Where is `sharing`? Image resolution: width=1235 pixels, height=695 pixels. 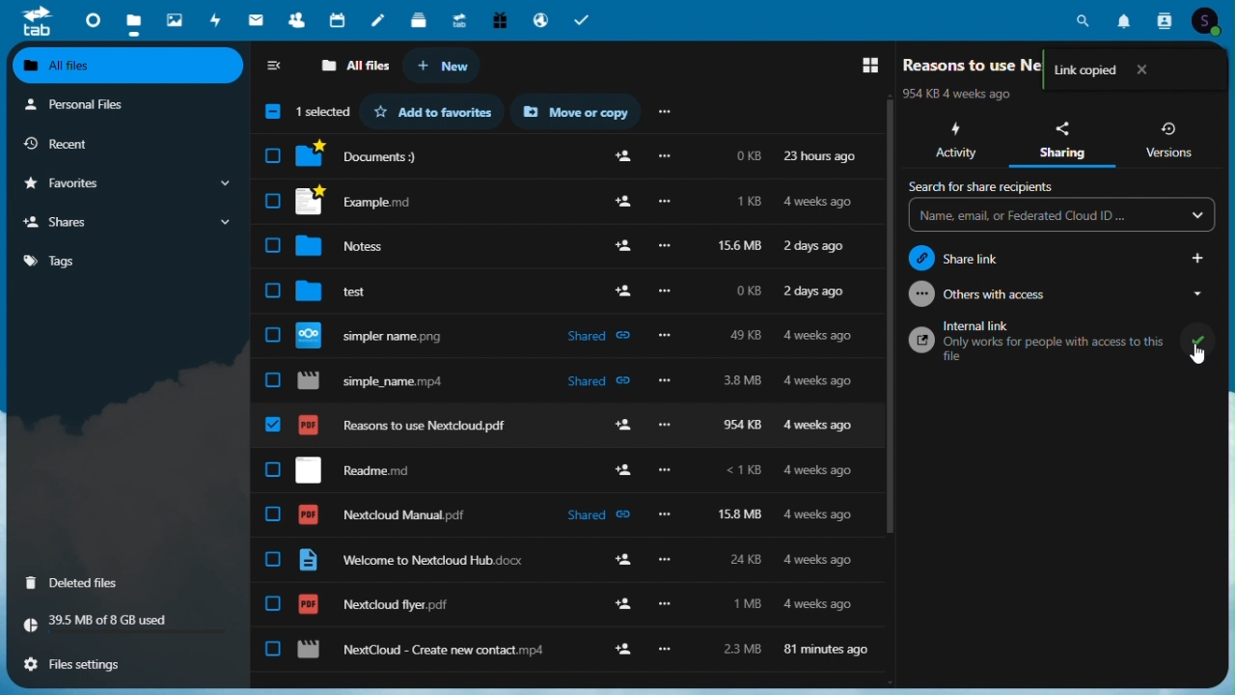
sharing is located at coordinates (1059, 141).